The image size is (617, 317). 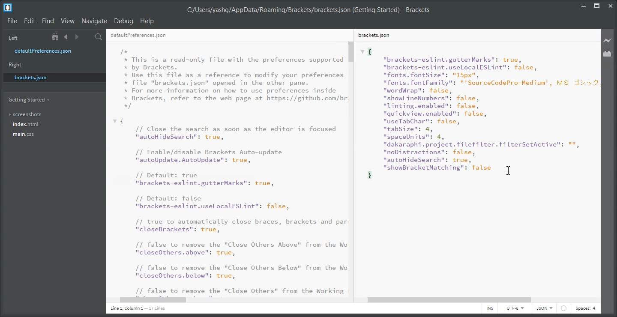 What do you see at coordinates (26, 124) in the screenshot?
I see `index.html` at bounding box center [26, 124].